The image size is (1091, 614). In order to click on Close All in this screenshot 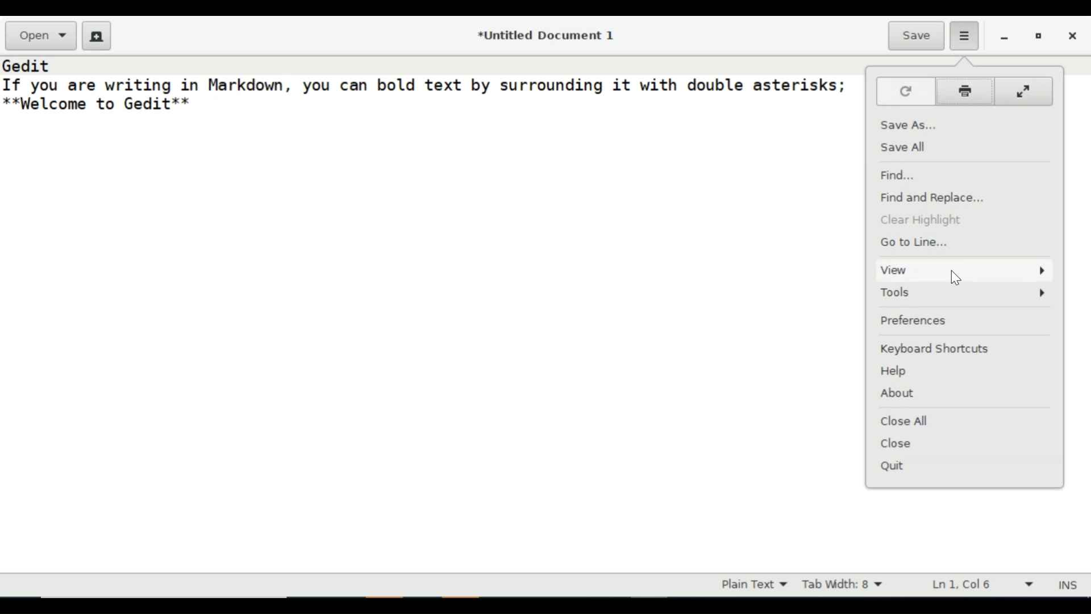, I will do `click(916, 422)`.